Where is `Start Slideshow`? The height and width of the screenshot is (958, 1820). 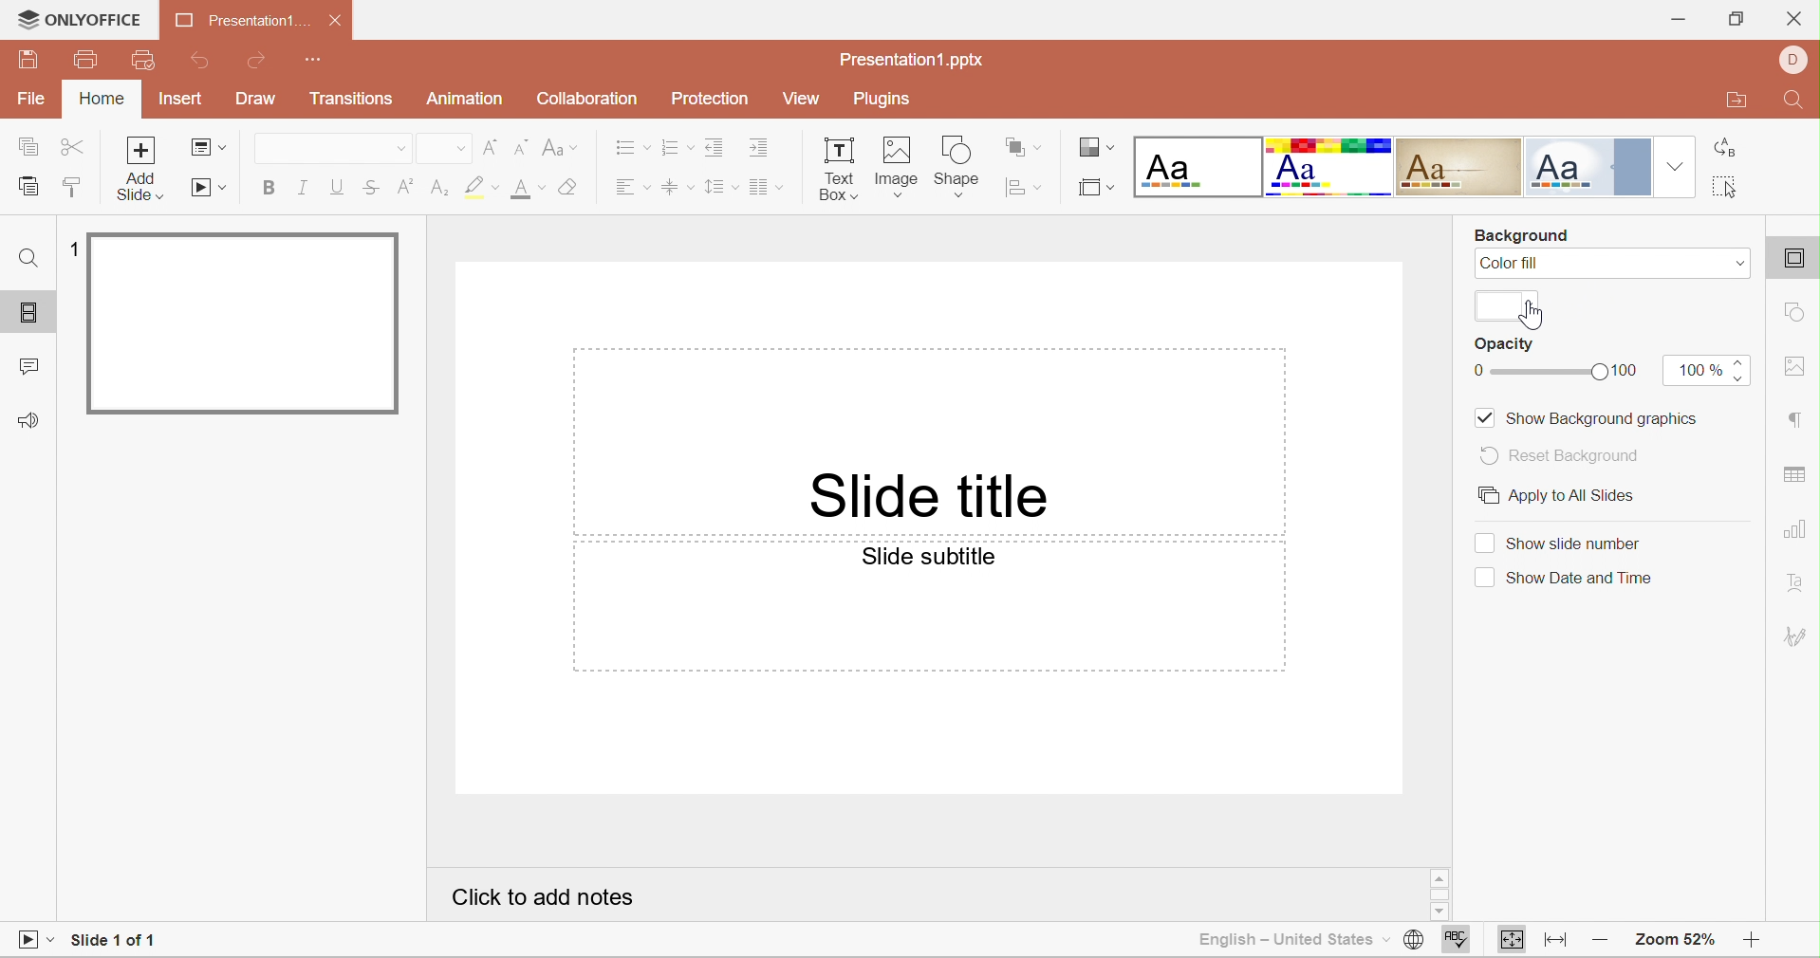
Start Slideshow is located at coordinates (35, 938).